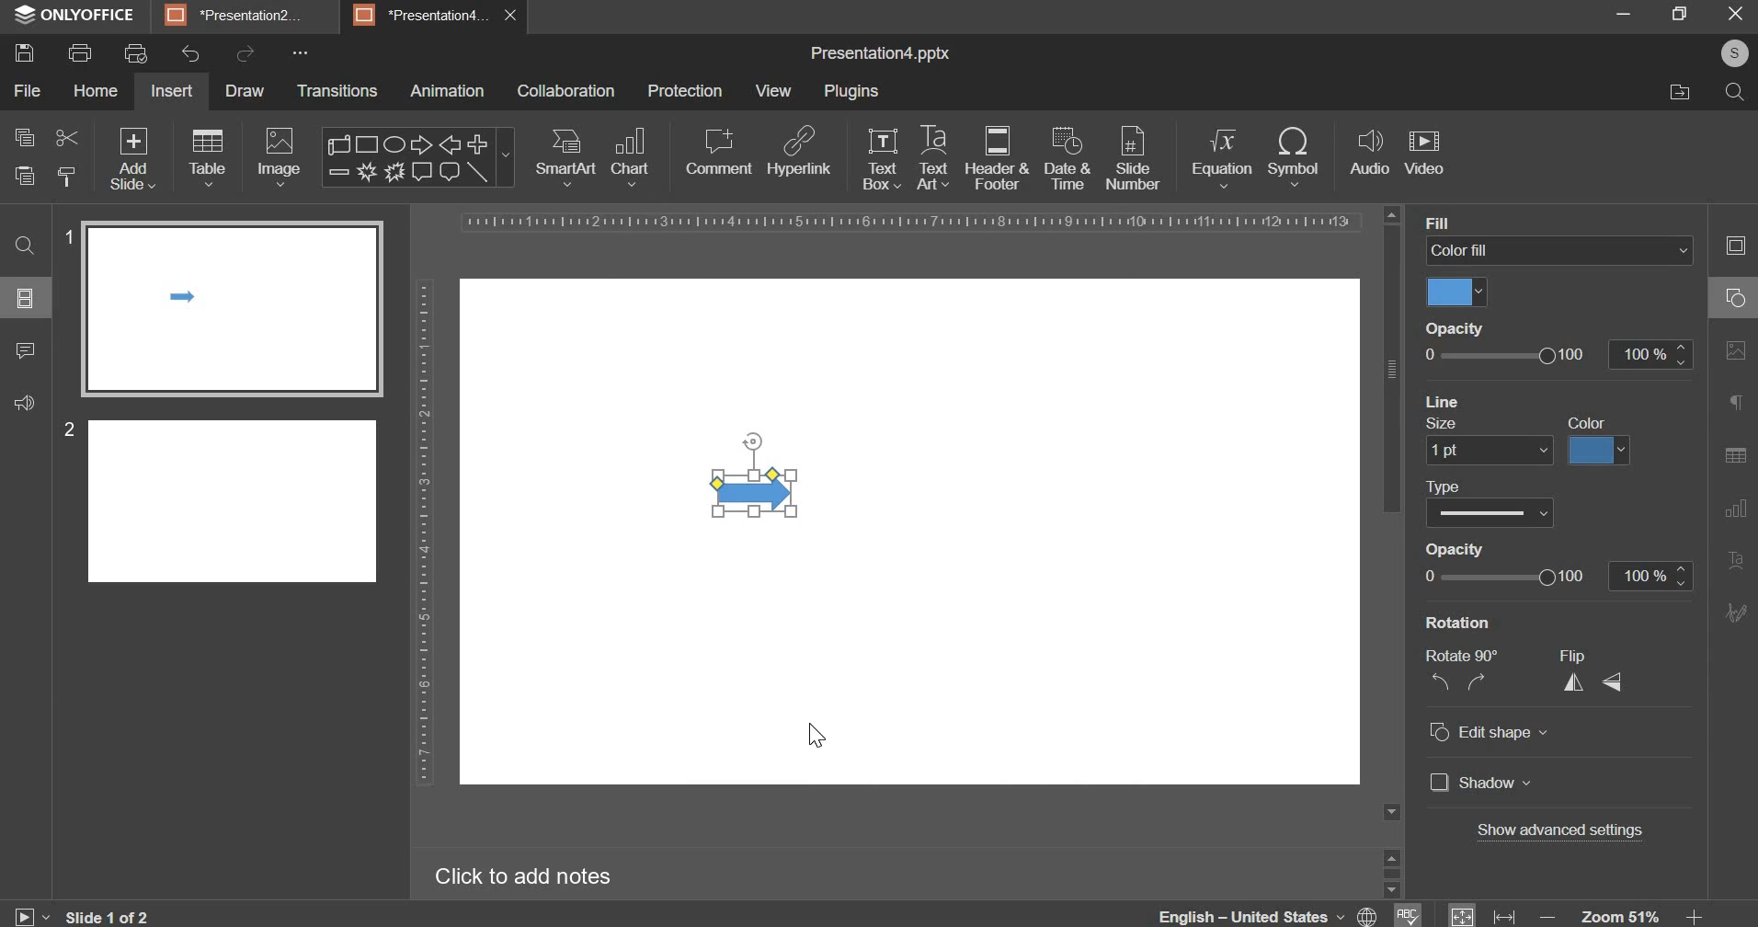 Image resolution: width=1758 pixels, height=927 pixels. I want to click on zoom, so click(1624, 911).